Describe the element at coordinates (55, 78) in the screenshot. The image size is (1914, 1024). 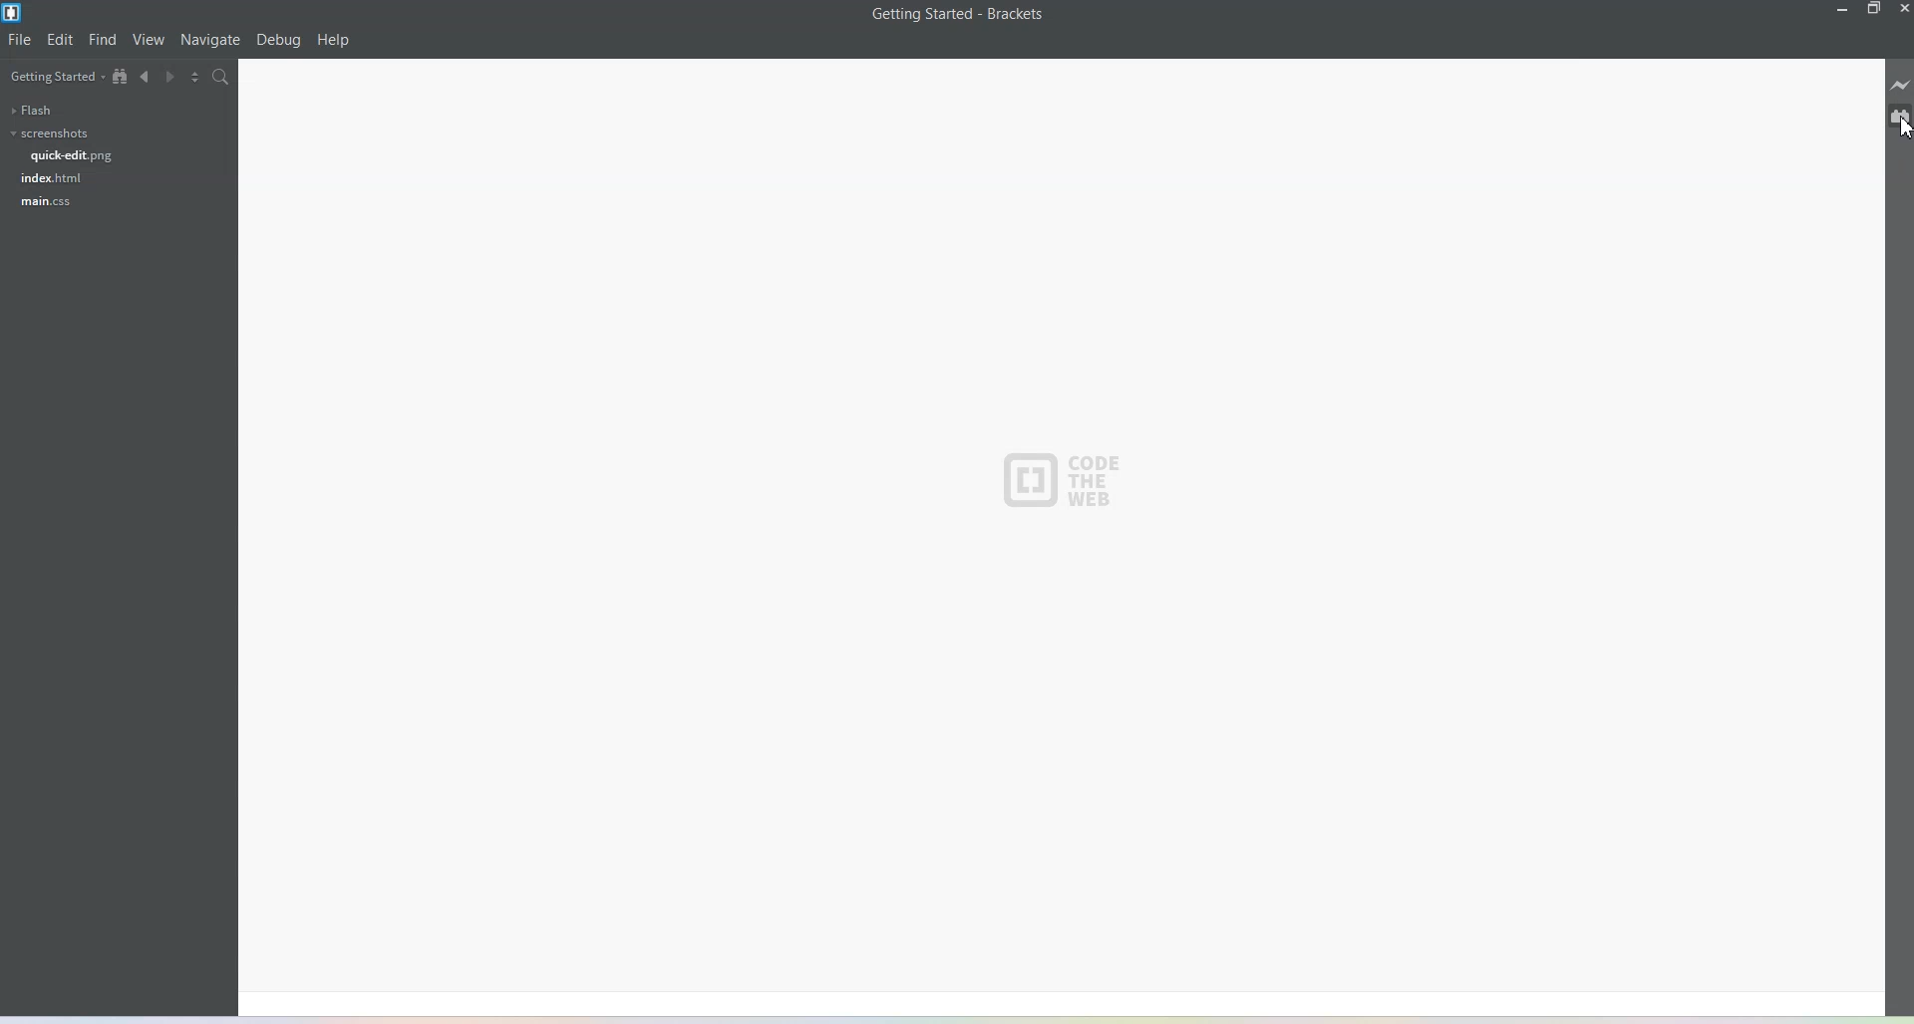
I see `Getting Started` at that location.